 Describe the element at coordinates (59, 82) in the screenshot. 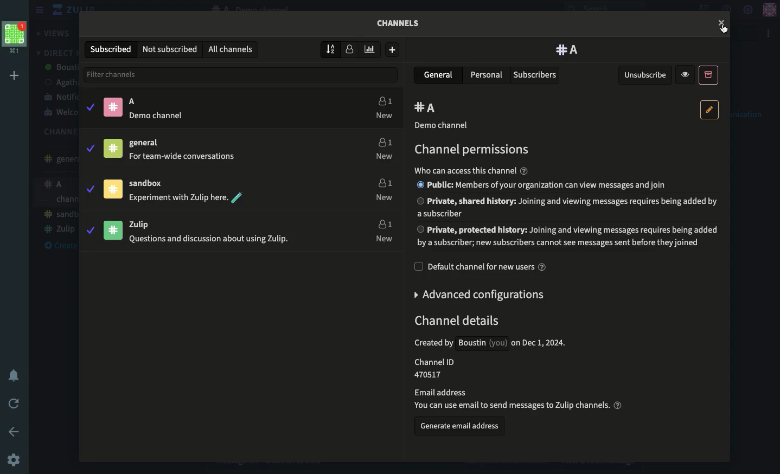

I see `agatha` at that location.